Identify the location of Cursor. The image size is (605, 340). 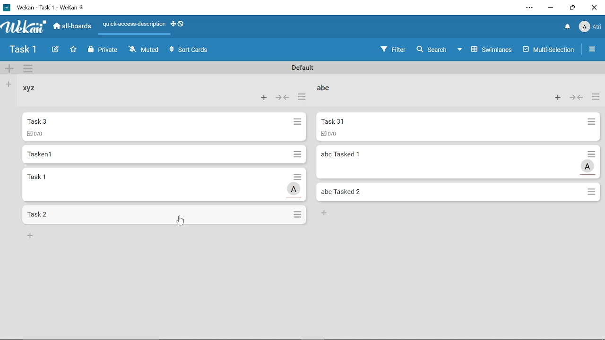
(180, 222).